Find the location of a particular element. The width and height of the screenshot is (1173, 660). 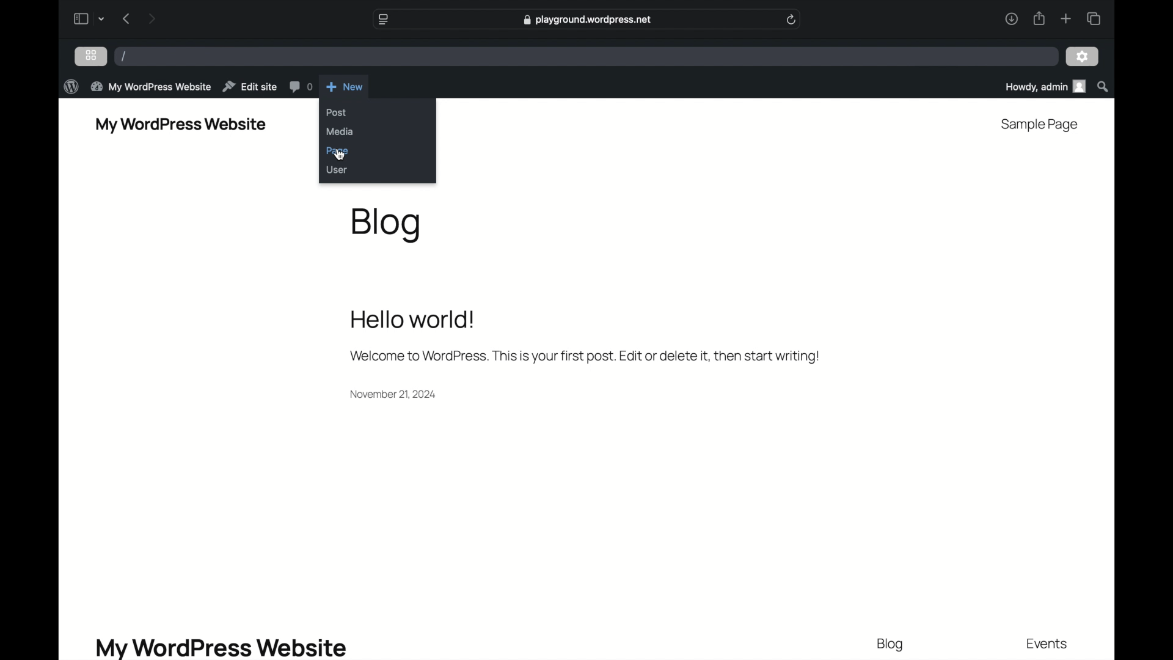

comments is located at coordinates (302, 87).